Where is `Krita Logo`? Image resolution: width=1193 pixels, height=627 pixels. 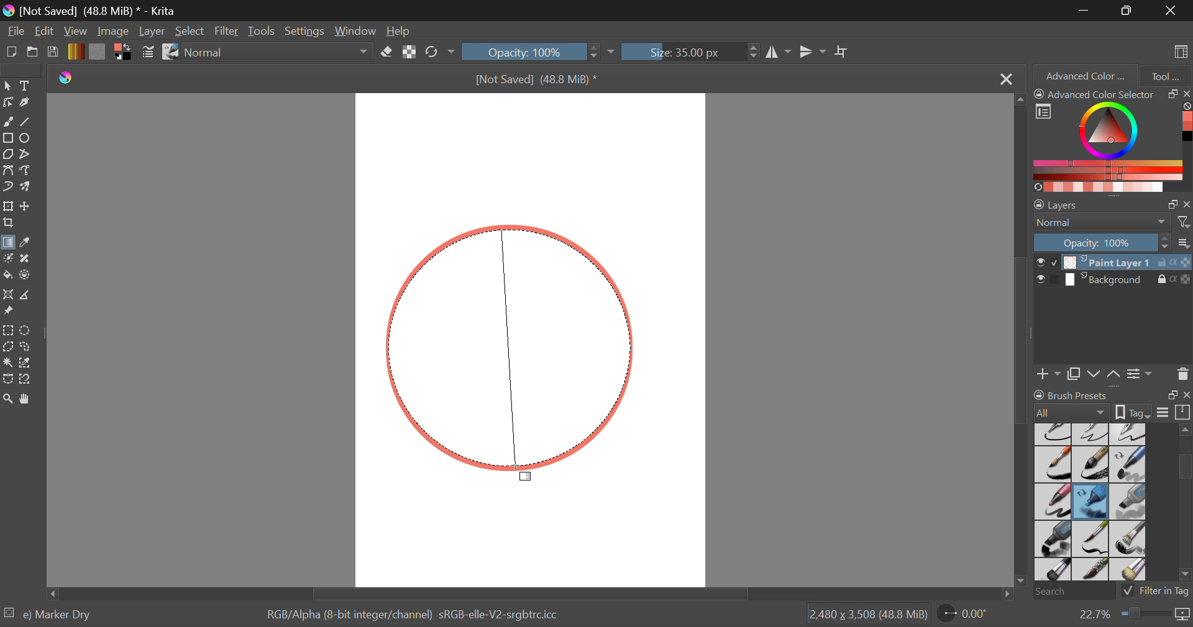 Krita Logo is located at coordinates (65, 78).